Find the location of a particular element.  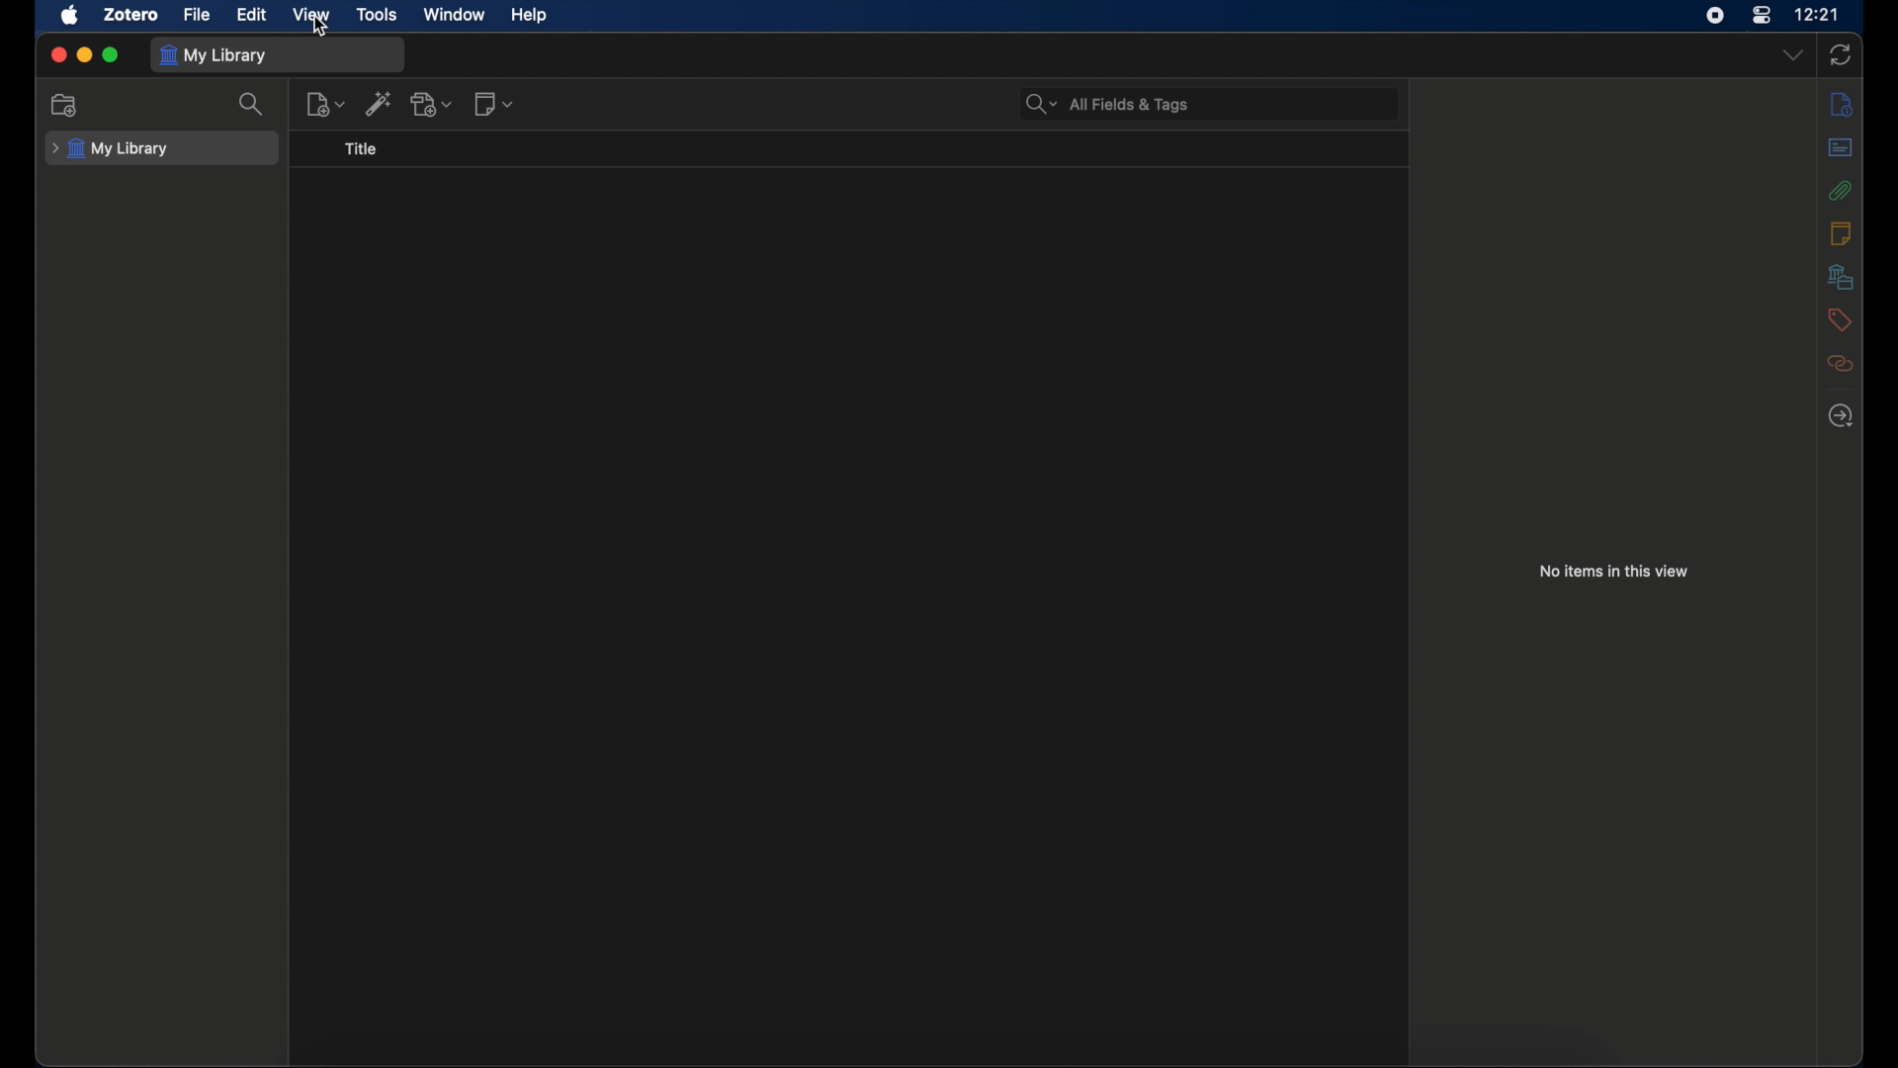

my library is located at coordinates (109, 149).